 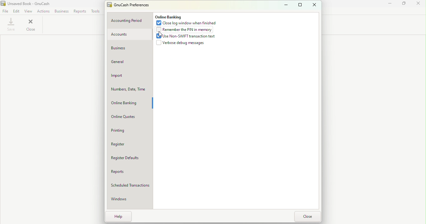 I want to click on Reports, so click(x=80, y=12).